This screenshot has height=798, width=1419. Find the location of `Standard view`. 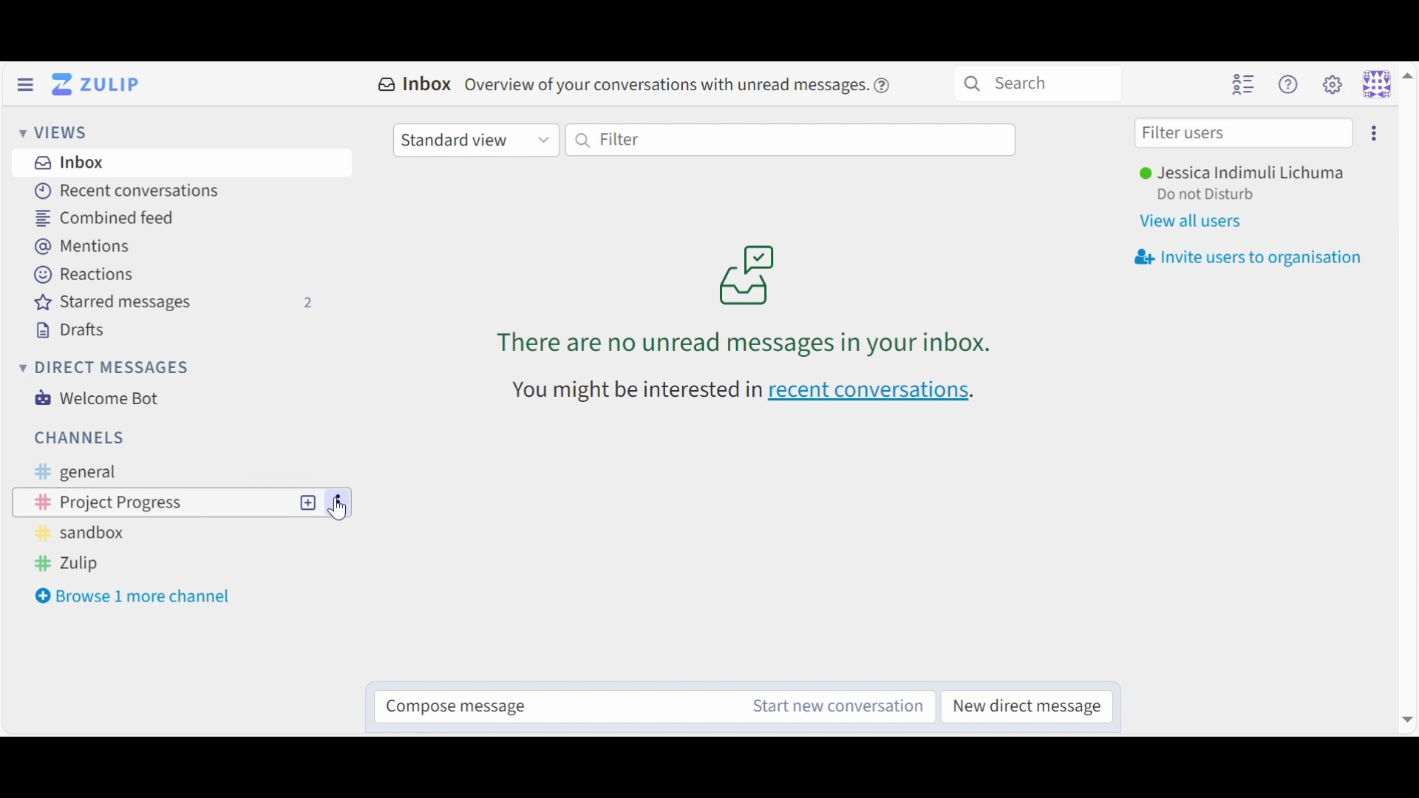

Standard view is located at coordinates (477, 140).